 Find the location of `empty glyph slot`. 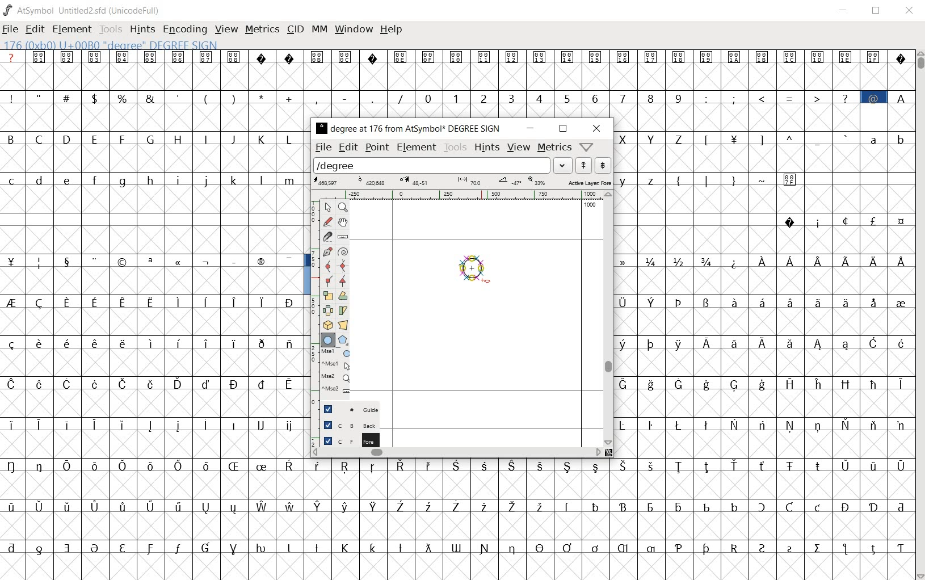

empty glyph slot is located at coordinates (455, 566).